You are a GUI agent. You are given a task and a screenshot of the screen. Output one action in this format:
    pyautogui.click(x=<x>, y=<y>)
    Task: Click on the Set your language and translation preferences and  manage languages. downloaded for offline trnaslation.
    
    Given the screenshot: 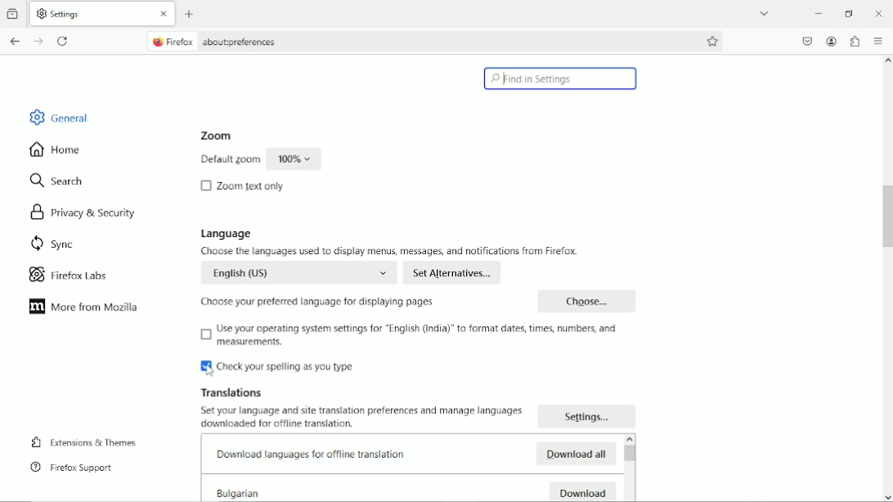 What is the action you would take?
    pyautogui.click(x=366, y=418)
    